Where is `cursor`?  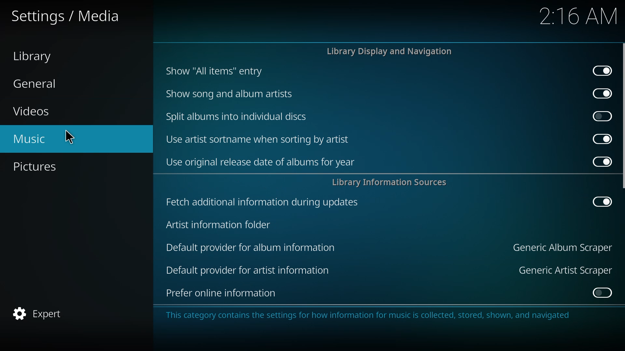
cursor is located at coordinates (69, 137).